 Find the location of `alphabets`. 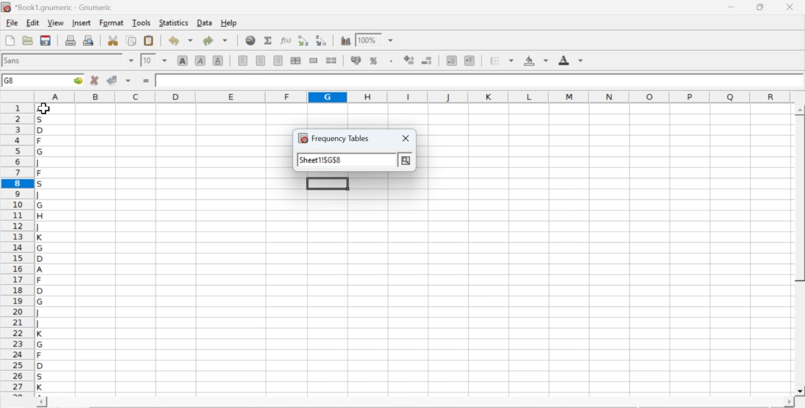

alphabets is located at coordinates (41, 247).